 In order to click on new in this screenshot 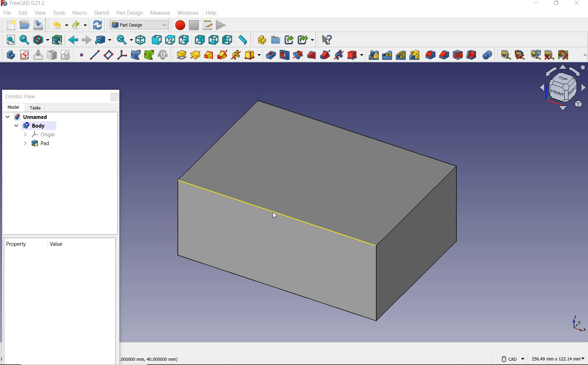, I will do `click(9, 25)`.